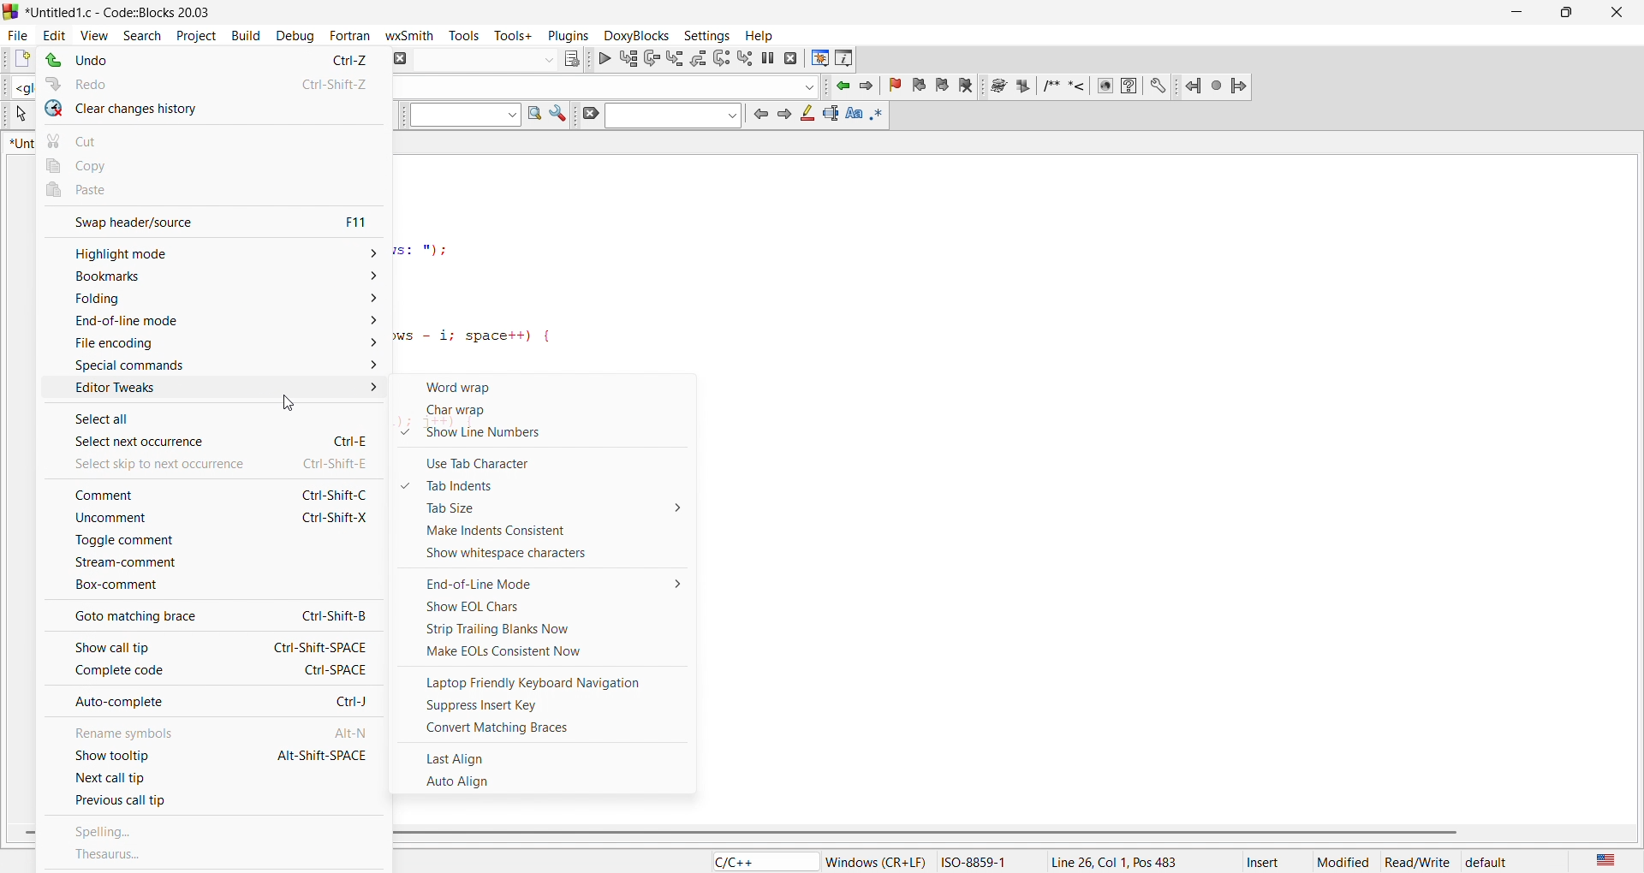 Image resolution: width=1644 pixels, height=873 pixels. I want to click on icon, so click(575, 57).